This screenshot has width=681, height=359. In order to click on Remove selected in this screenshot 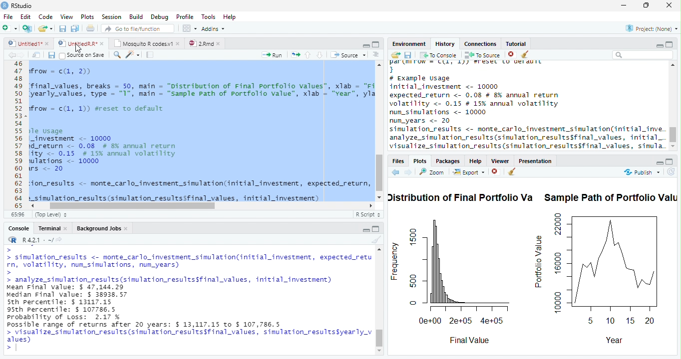, I will do `click(497, 172)`.